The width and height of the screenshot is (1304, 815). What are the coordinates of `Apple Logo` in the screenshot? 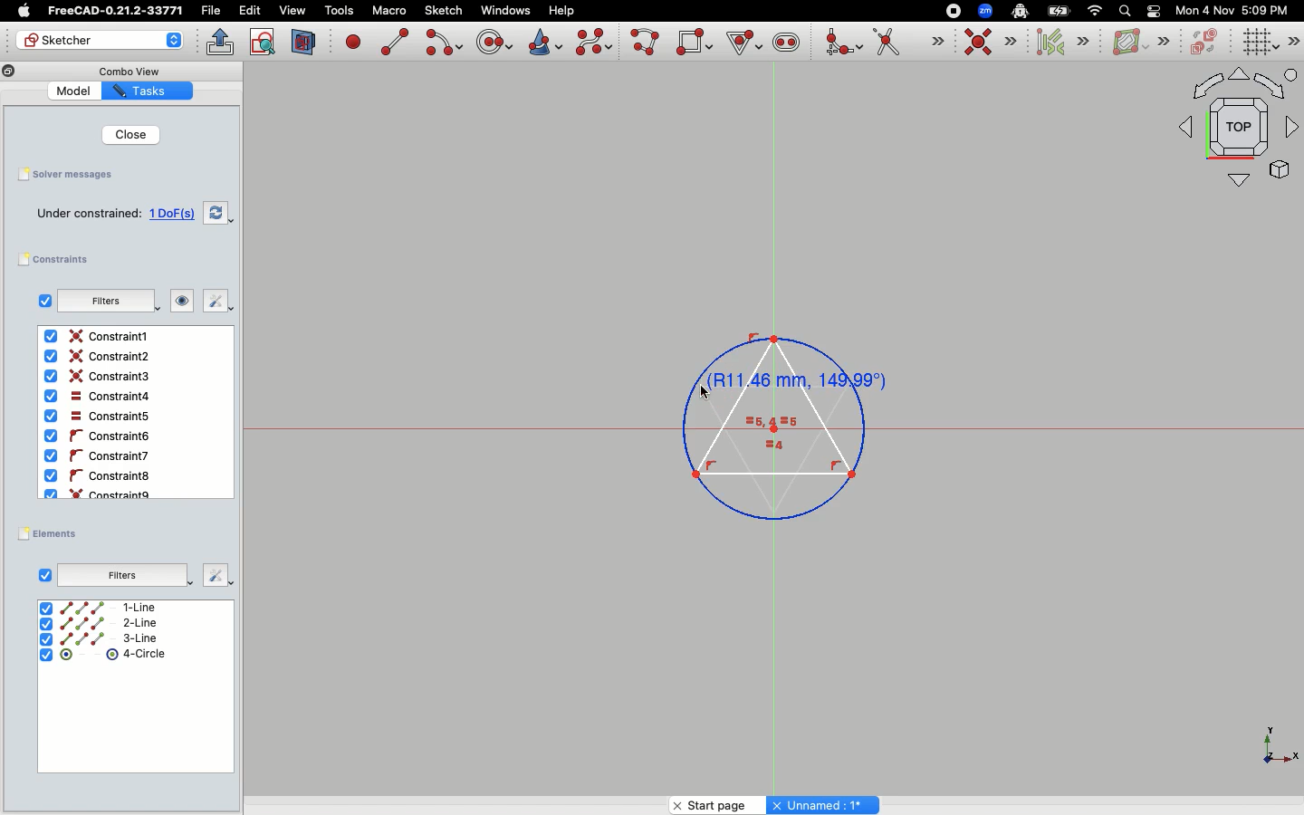 It's located at (22, 11).